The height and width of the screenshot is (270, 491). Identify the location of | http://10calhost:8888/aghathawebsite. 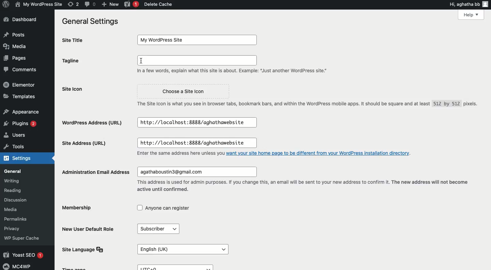
(196, 122).